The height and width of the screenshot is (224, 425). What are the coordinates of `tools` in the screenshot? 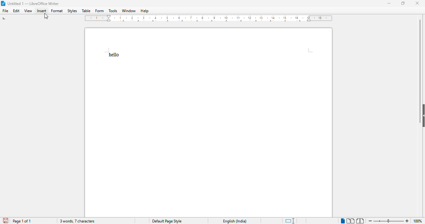 It's located at (113, 11).